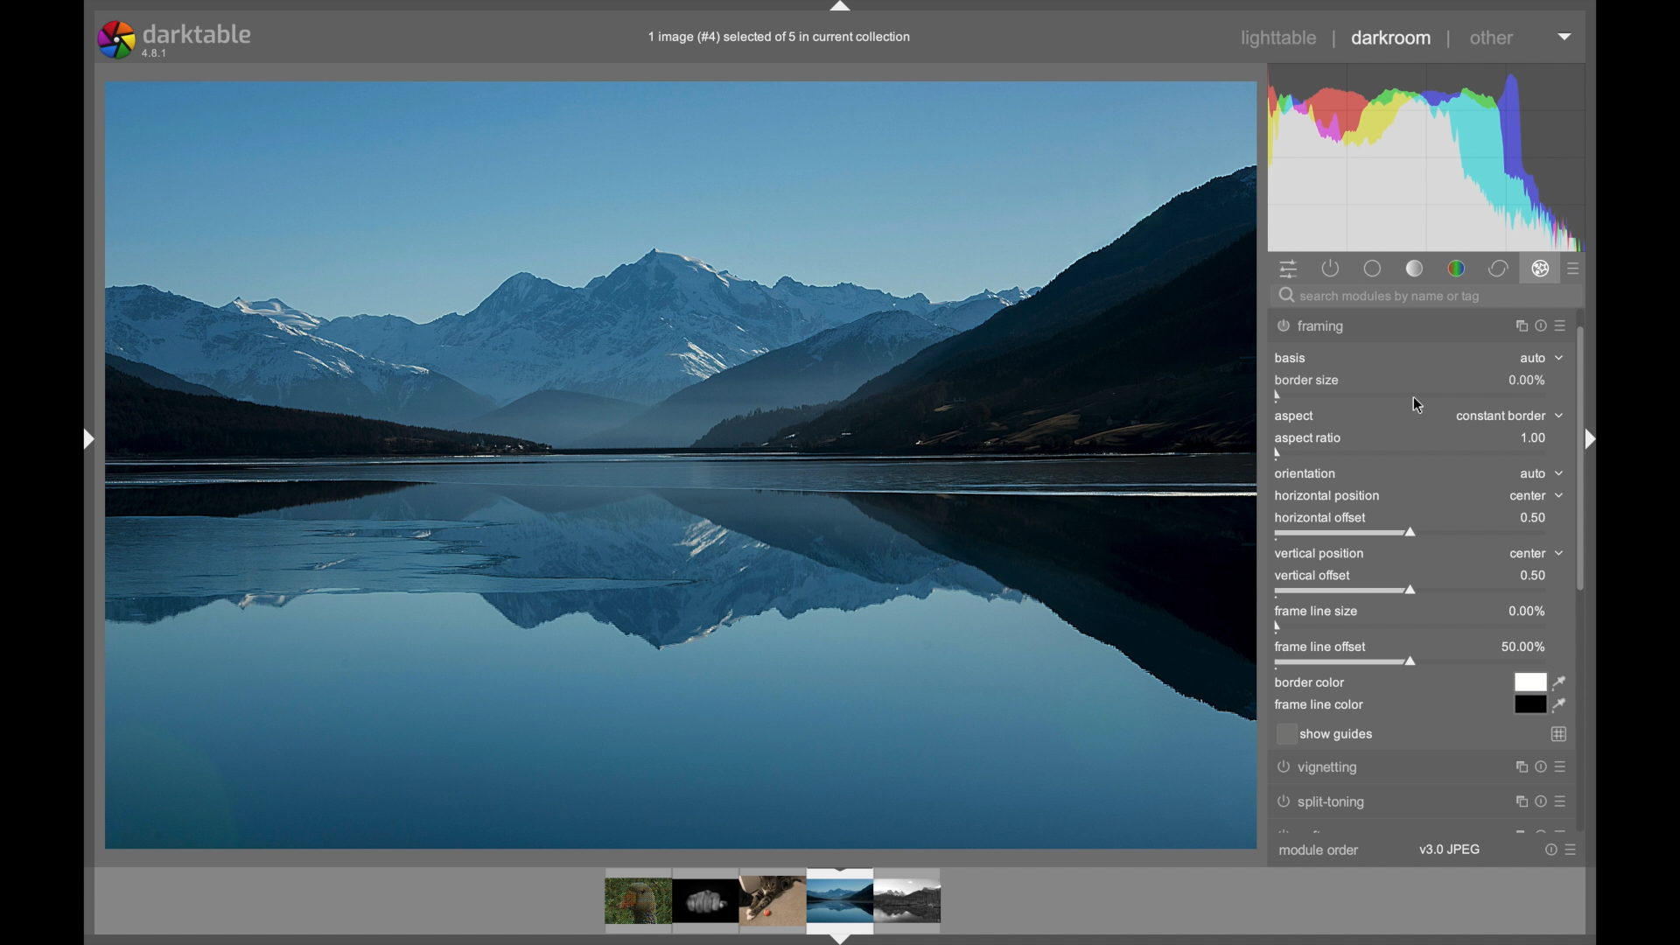  What do you see at coordinates (1458, 269) in the screenshot?
I see `color` at bounding box center [1458, 269].